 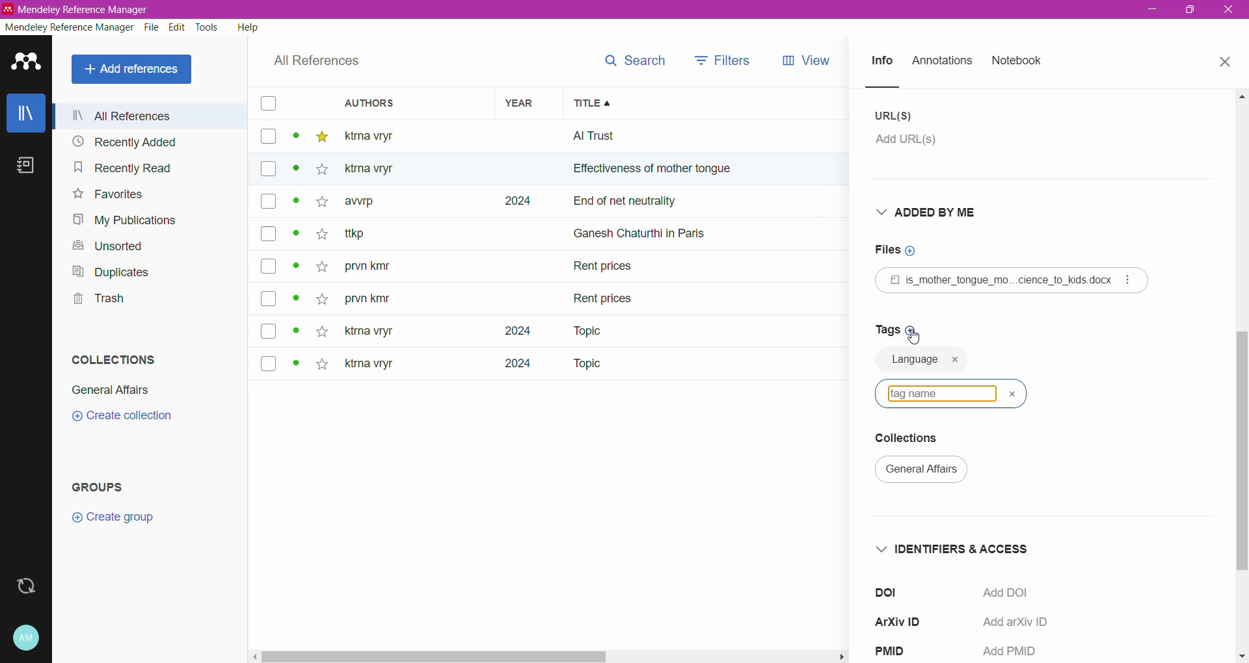 What do you see at coordinates (134, 70) in the screenshot?
I see `All References` at bounding box center [134, 70].